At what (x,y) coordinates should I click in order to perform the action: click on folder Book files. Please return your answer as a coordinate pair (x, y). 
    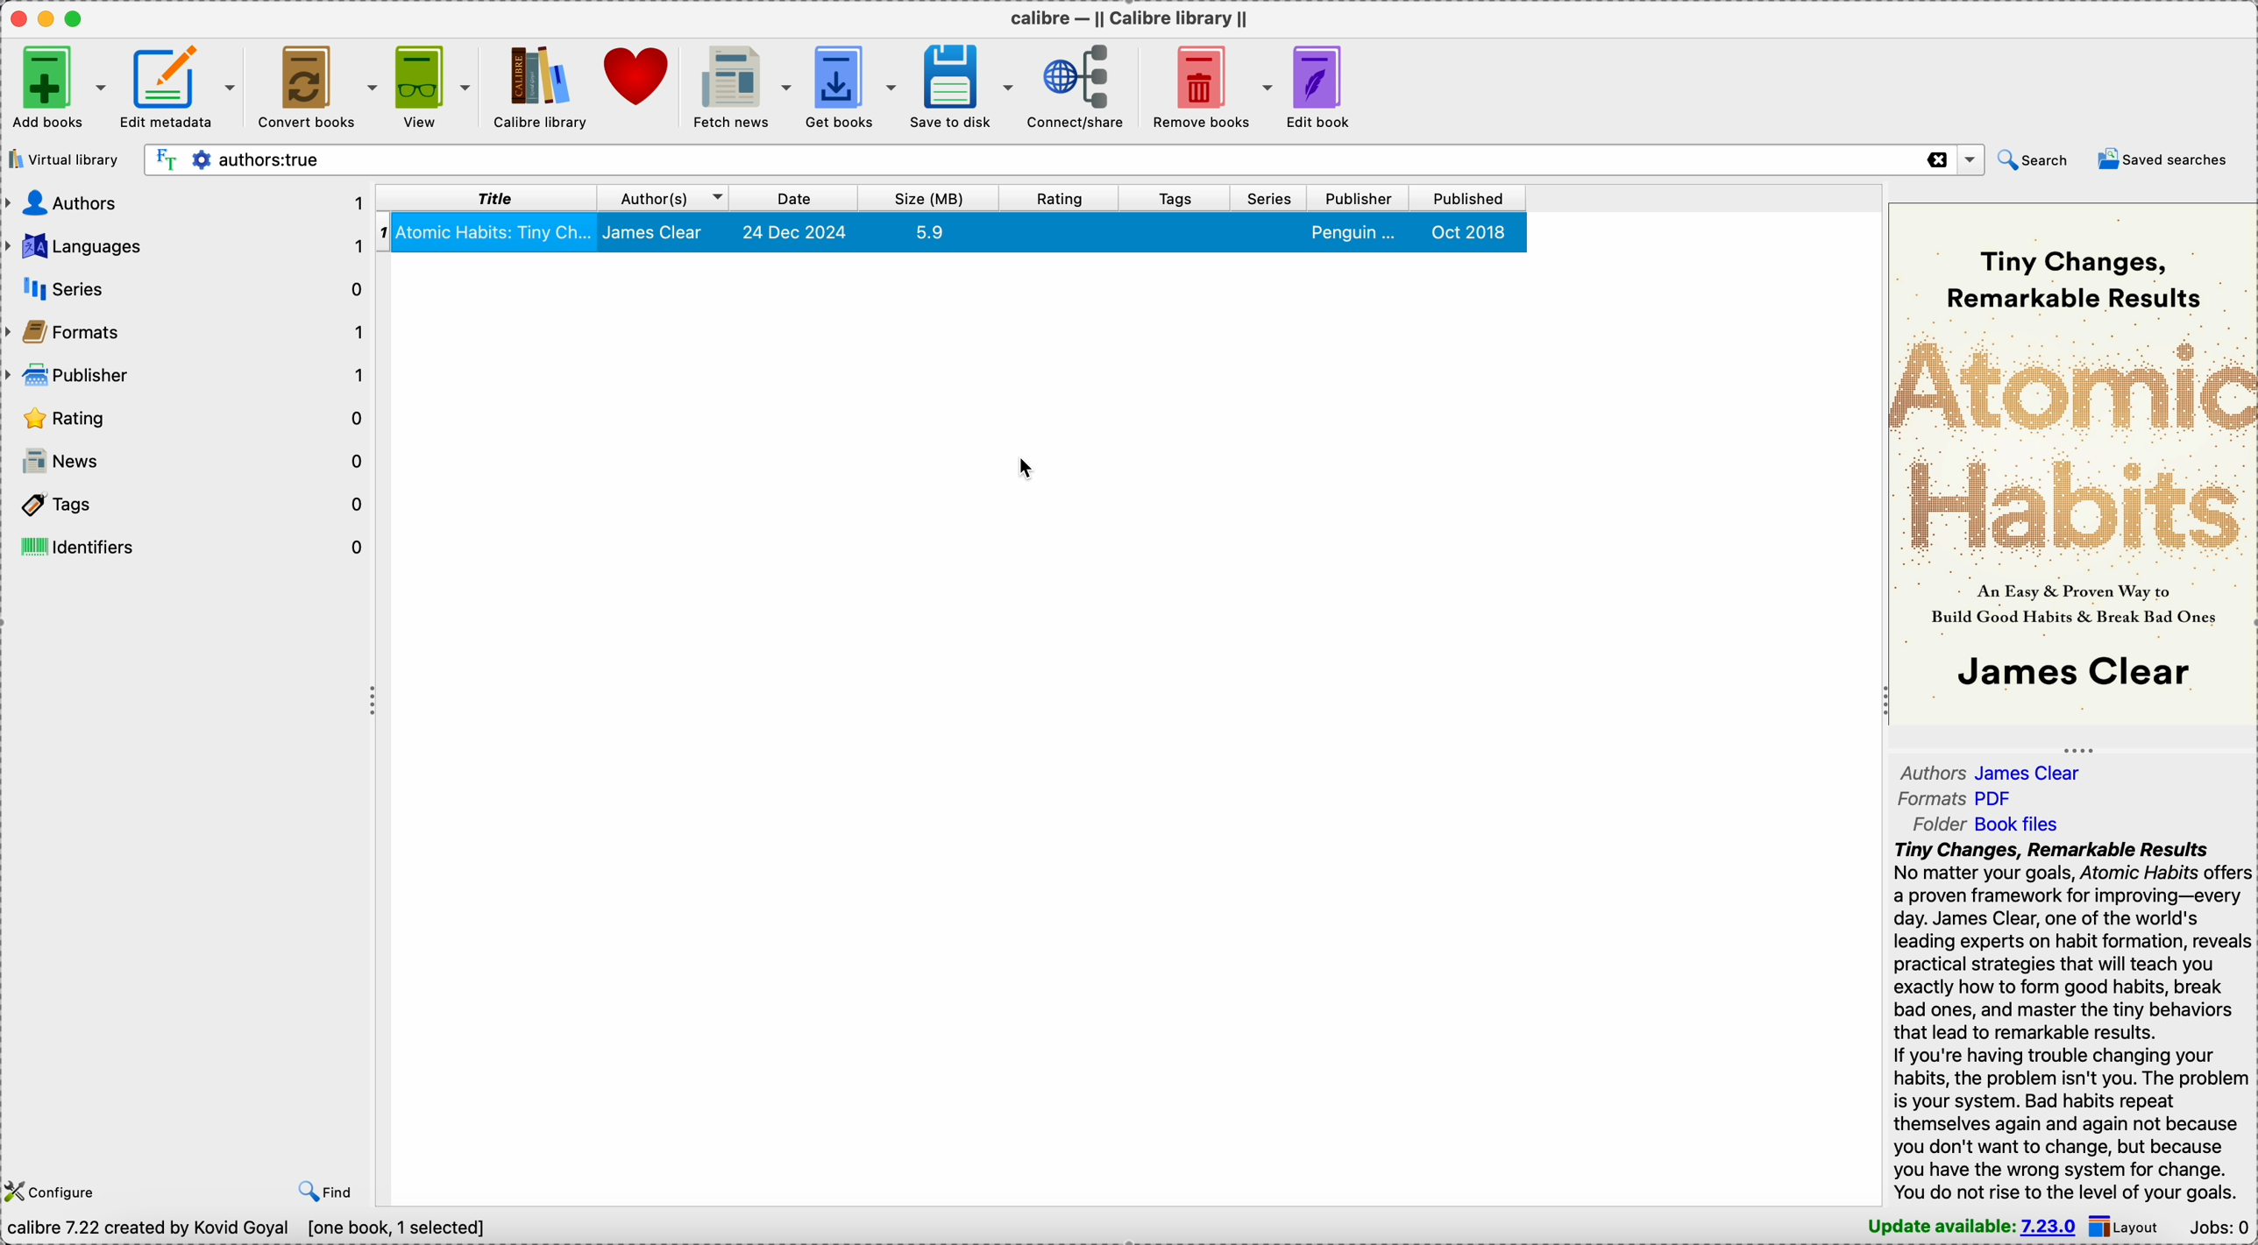
    Looking at the image, I should click on (1985, 825).